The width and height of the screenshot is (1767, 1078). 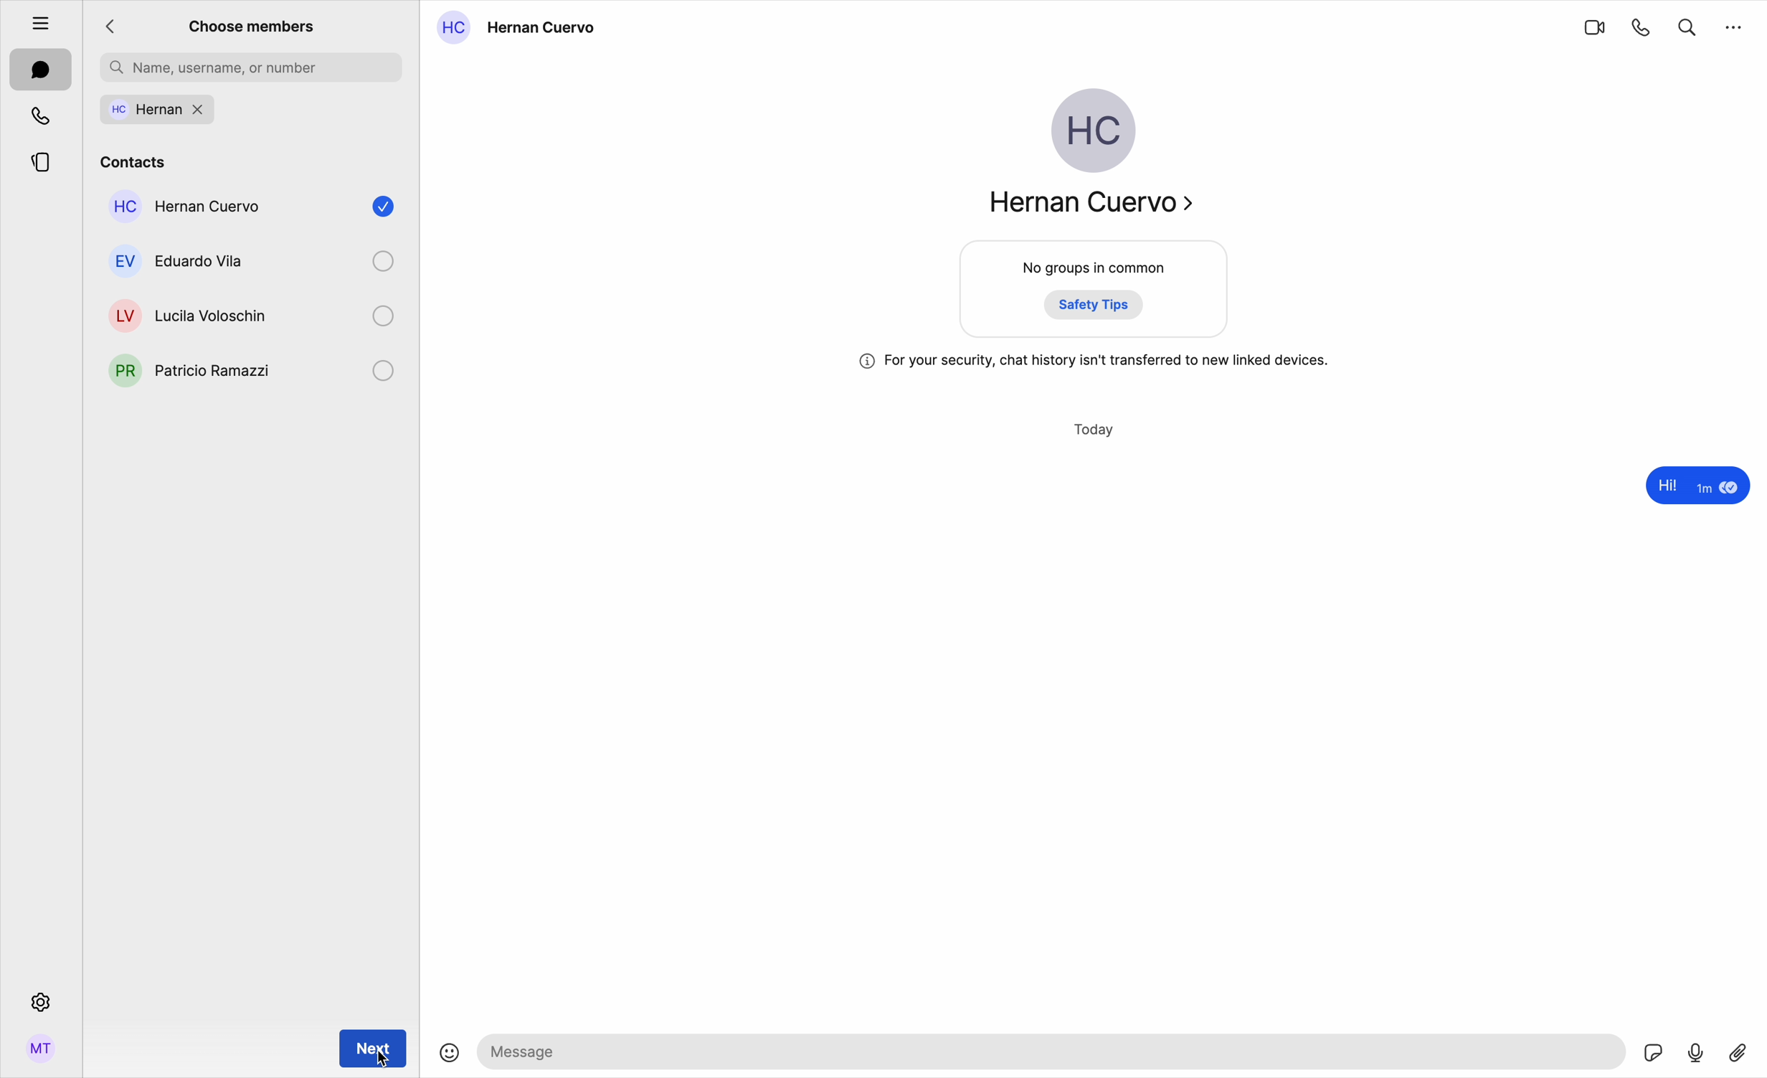 What do you see at coordinates (252, 110) in the screenshot?
I see `hernan` at bounding box center [252, 110].